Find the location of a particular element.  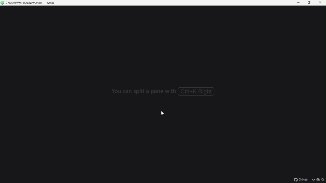

text is located at coordinates (165, 92).